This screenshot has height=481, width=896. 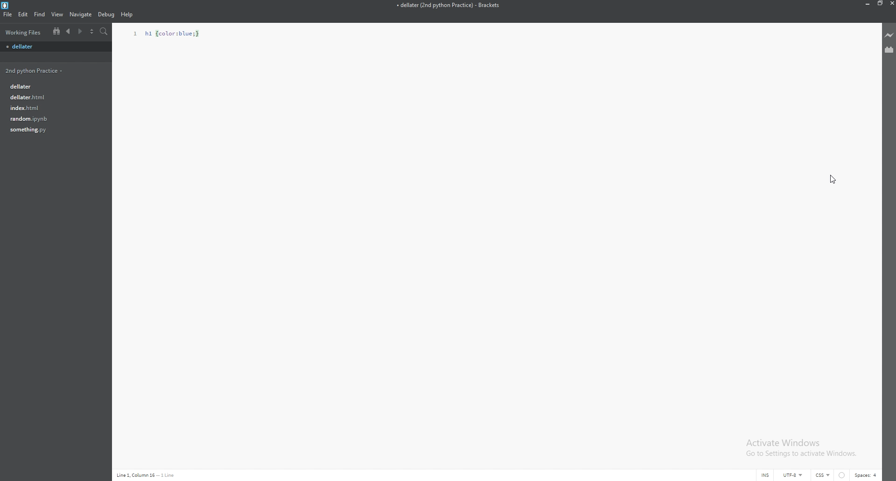 What do you see at coordinates (52, 130) in the screenshot?
I see `file` at bounding box center [52, 130].